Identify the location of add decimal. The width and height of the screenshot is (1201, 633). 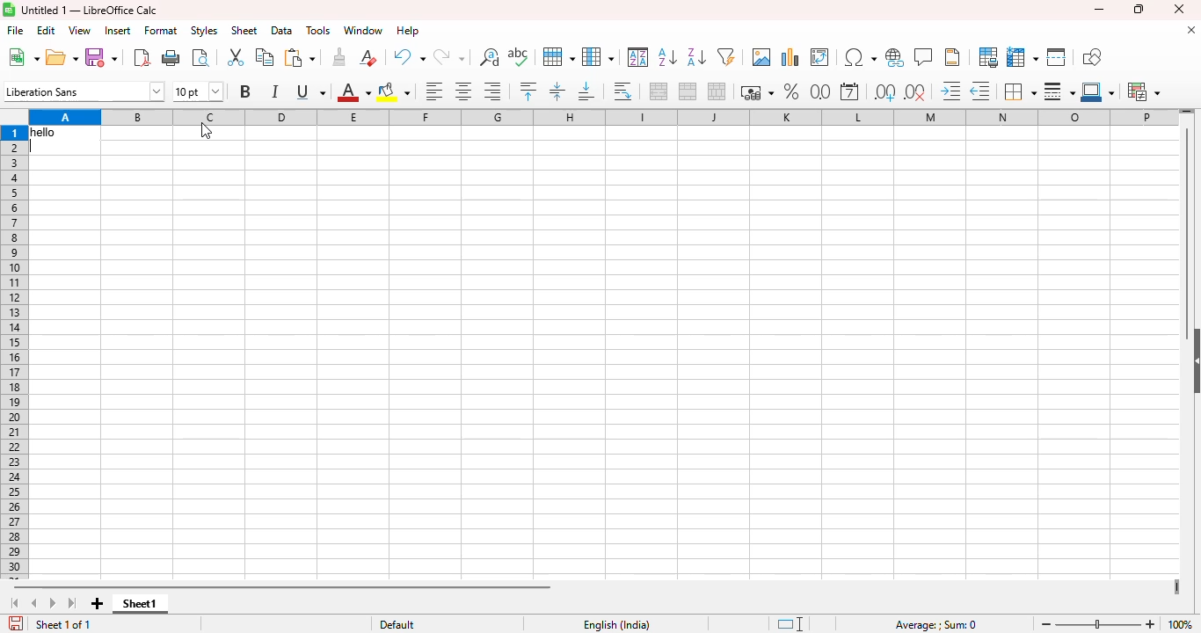
(885, 92).